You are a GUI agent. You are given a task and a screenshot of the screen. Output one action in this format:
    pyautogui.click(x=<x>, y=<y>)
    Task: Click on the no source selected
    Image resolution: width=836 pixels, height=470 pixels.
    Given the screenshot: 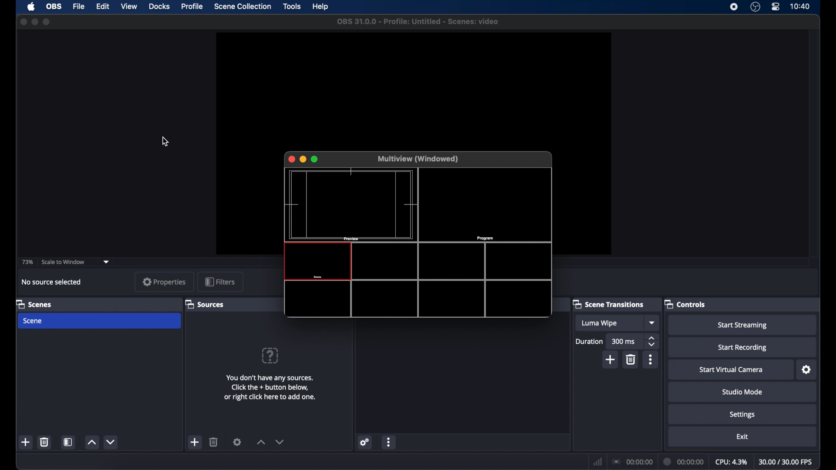 What is the action you would take?
    pyautogui.click(x=52, y=282)
    